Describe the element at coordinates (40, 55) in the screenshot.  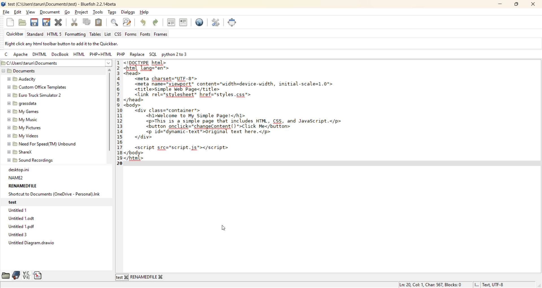
I see `dhtml` at that location.